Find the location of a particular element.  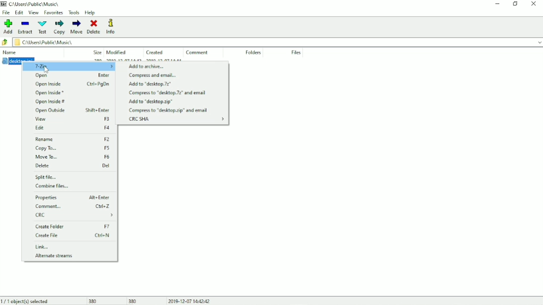

Properties is located at coordinates (74, 198).